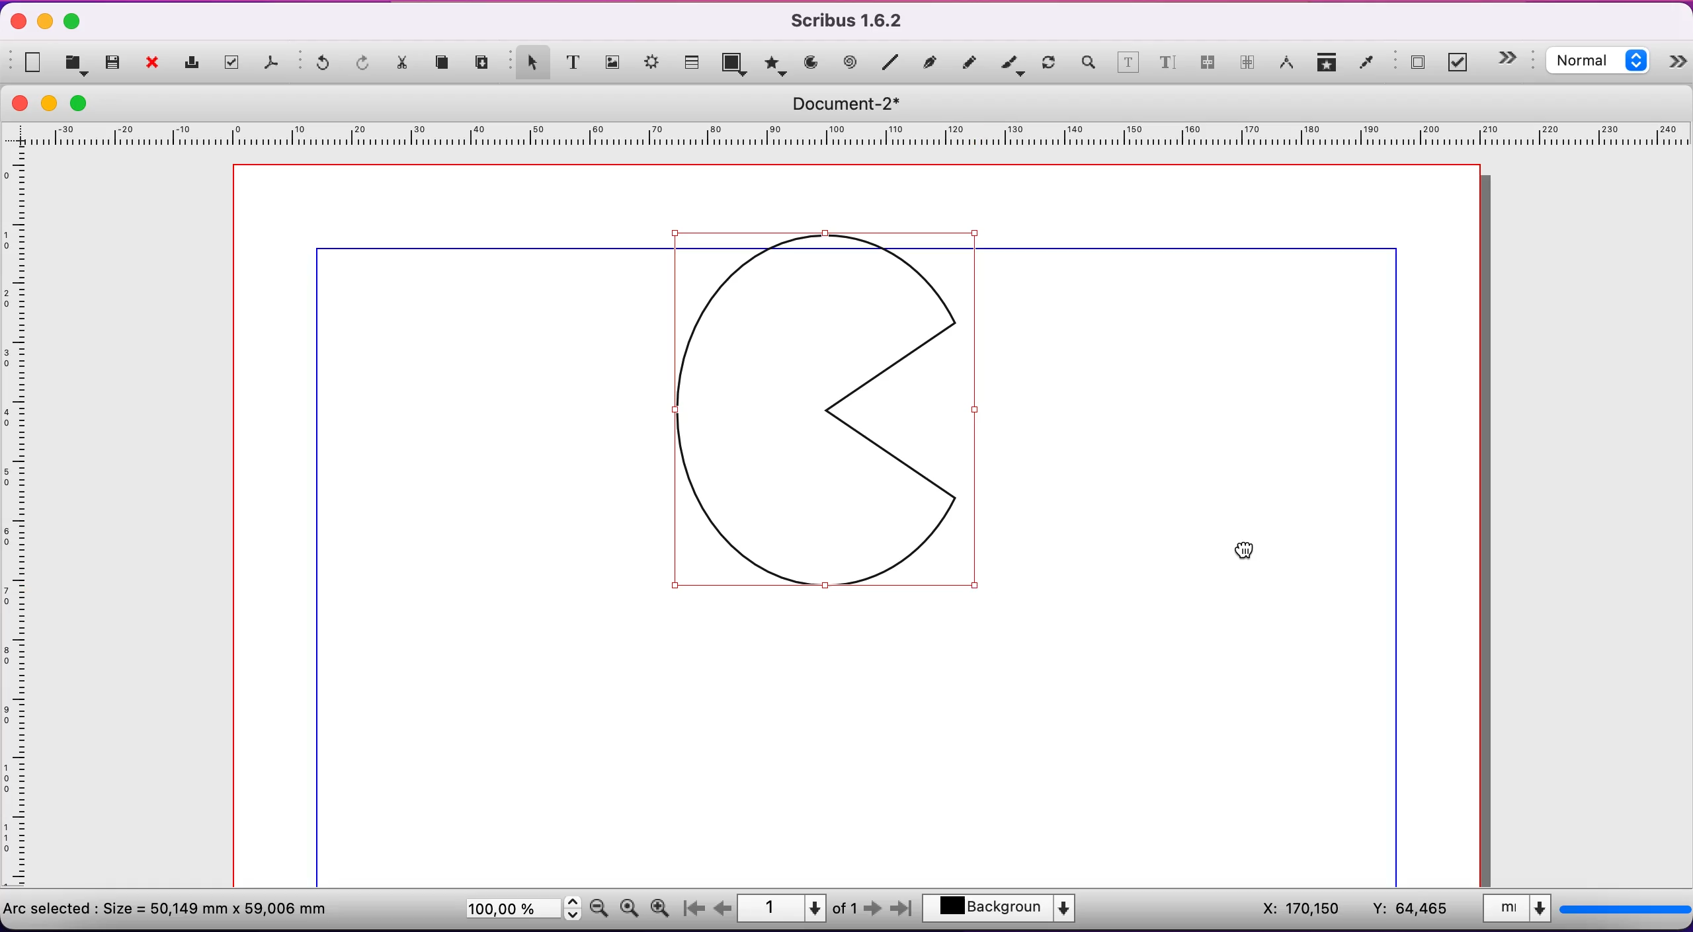 The image size is (1693, 932). I want to click on text frame, so click(573, 61).